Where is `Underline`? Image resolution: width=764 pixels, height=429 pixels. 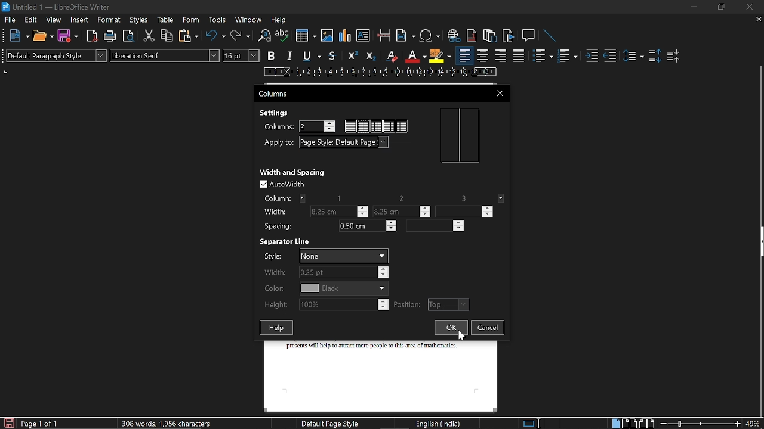 Underline is located at coordinates (313, 57).